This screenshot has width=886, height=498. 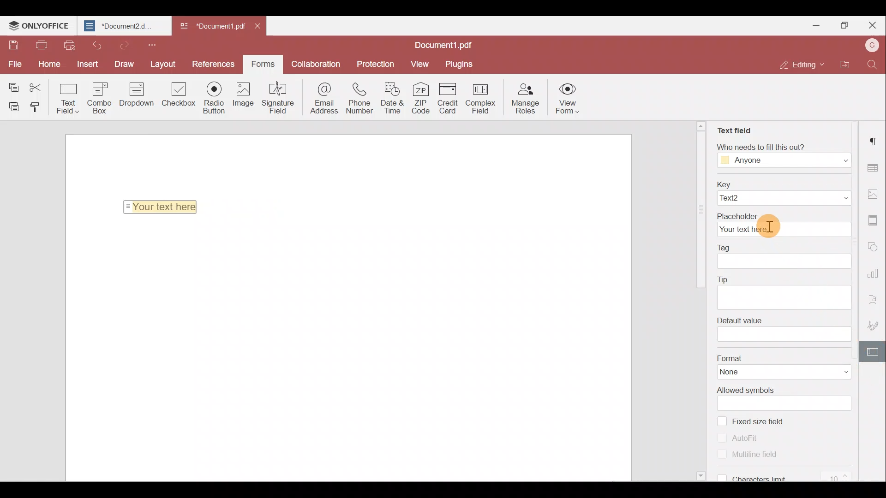 What do you see at coordinates (785, 335) in the screenshot?
I see `Default value field` at bounding box center [785, 335].